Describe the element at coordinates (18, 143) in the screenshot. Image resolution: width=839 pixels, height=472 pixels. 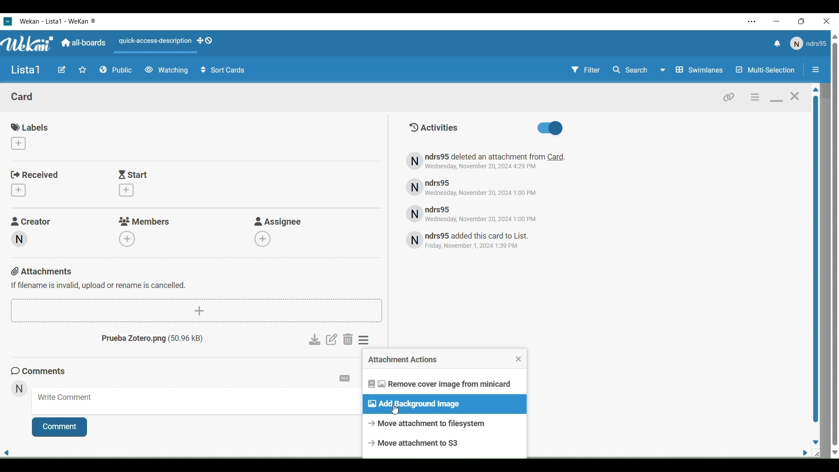
I see `Add labbels` at that location.